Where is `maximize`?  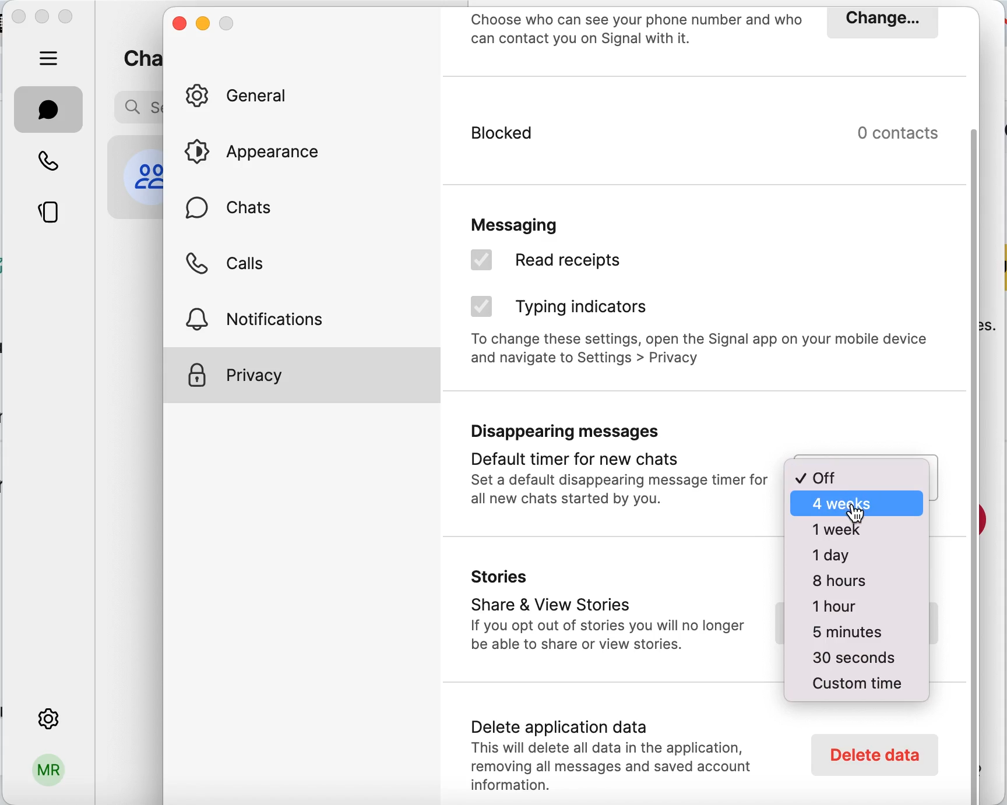 maximize is located at coordinates (69, 18).